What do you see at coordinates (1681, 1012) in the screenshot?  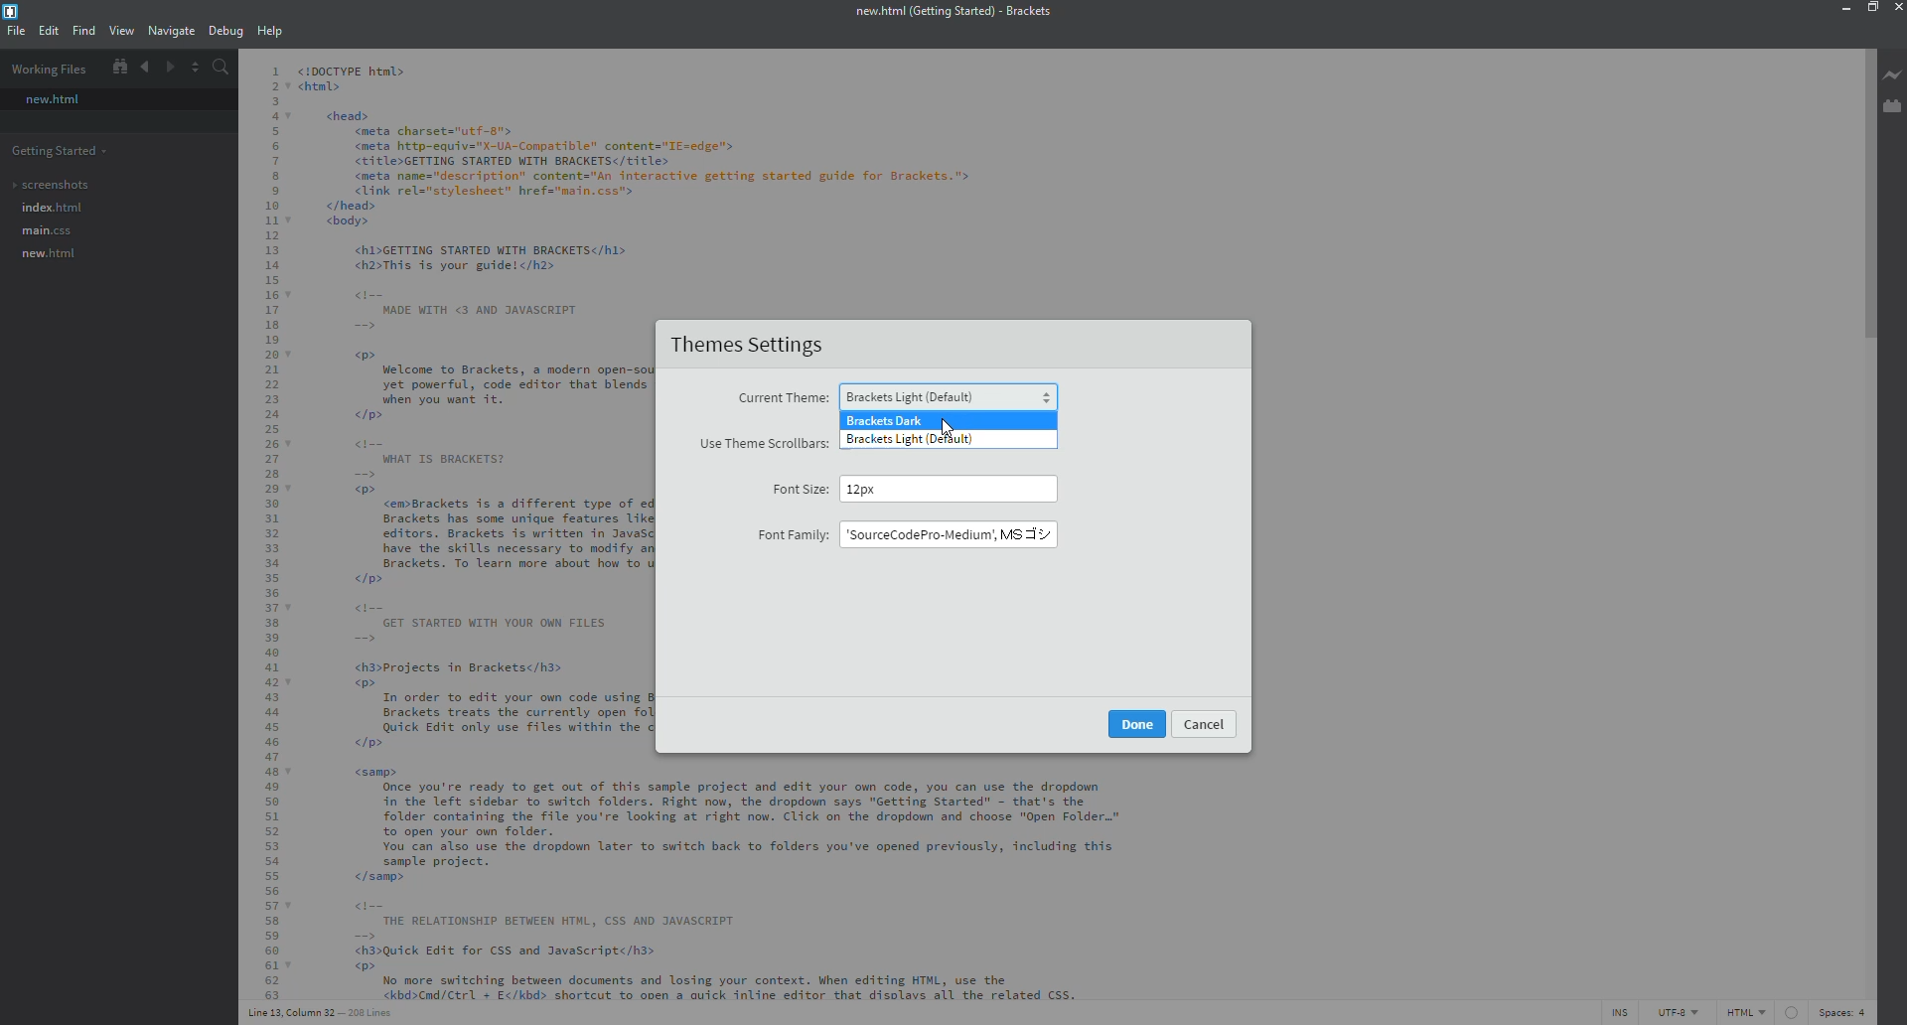 I see `utf` at bounding box center [1681, 1012].